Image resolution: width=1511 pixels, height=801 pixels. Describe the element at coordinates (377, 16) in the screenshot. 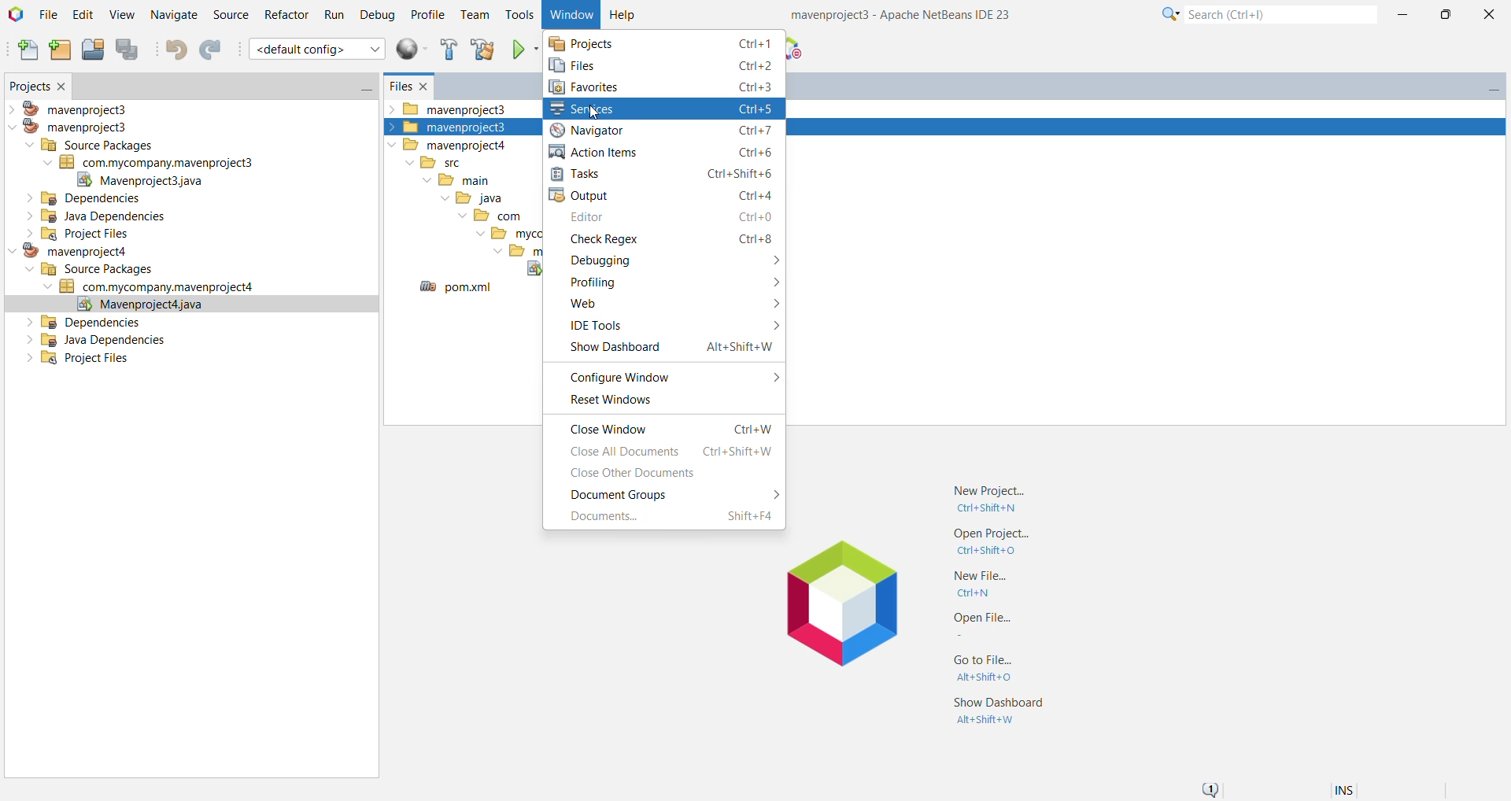

I see `Debug` at that location.